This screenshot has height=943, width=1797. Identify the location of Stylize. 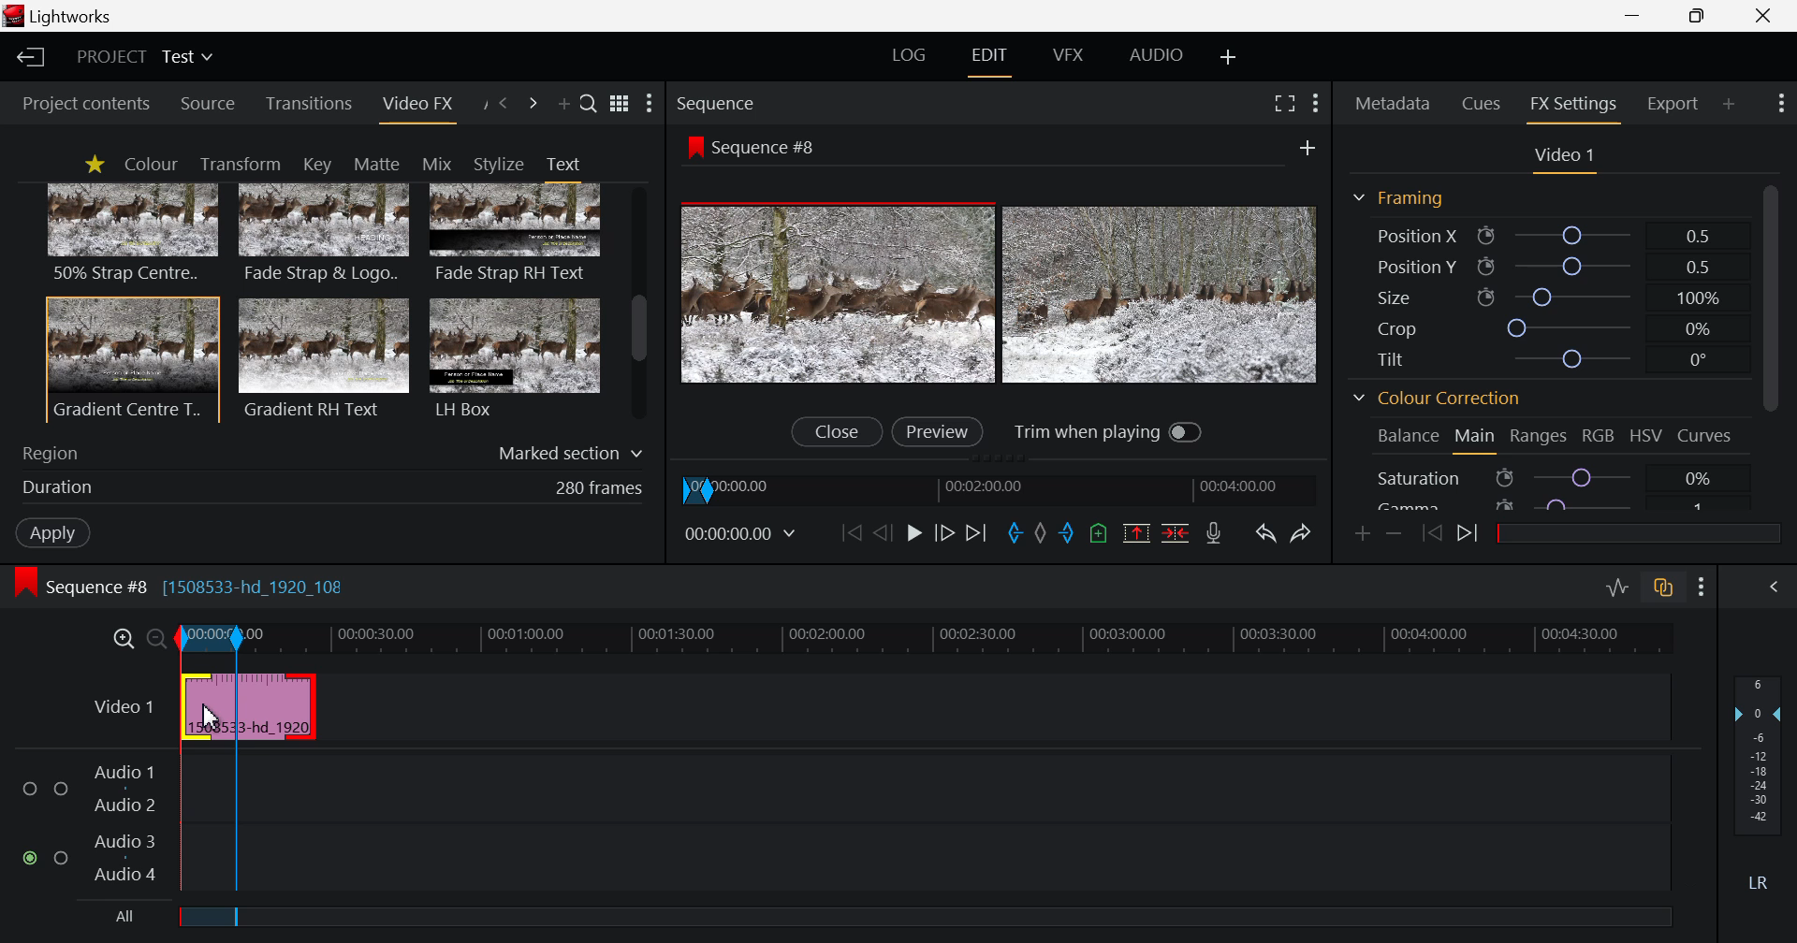
(499, 164).